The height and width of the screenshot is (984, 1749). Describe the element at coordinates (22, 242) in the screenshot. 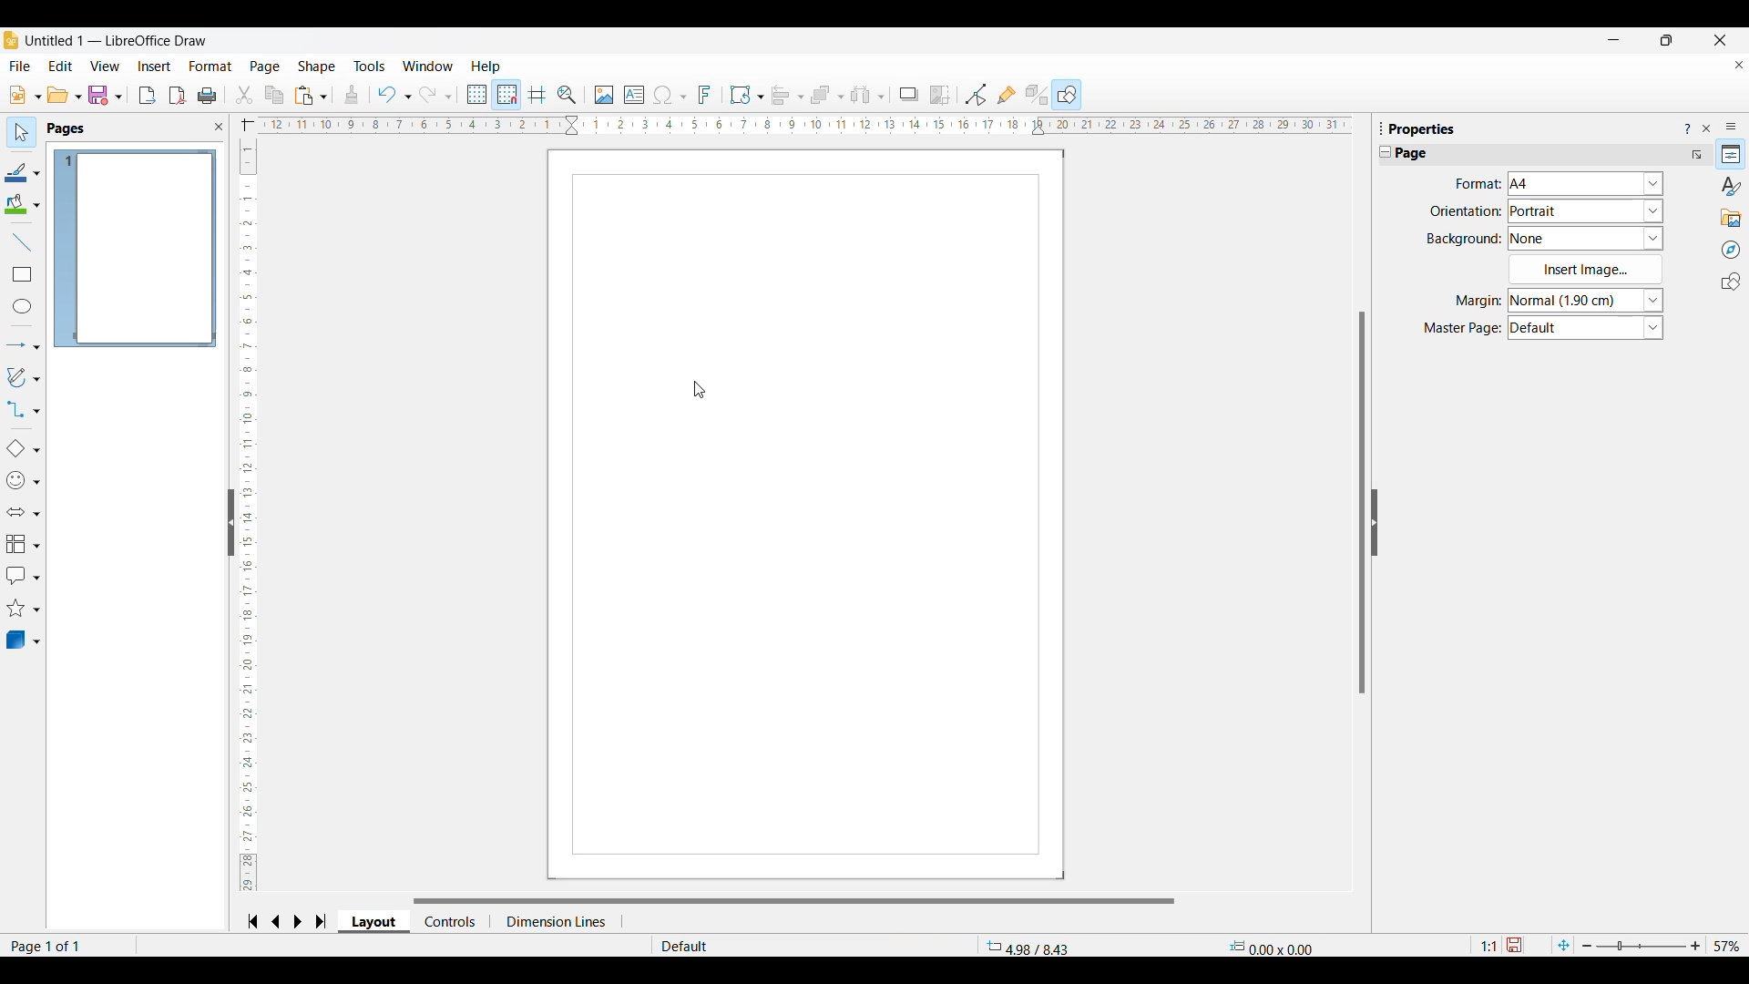

I see `Insert line` at that location.